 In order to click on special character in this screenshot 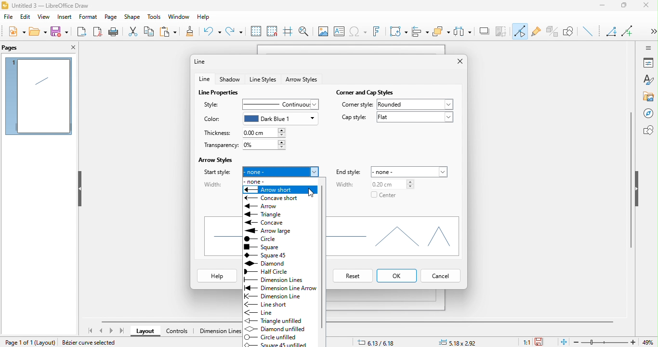, I will do `click(359, 32)`.